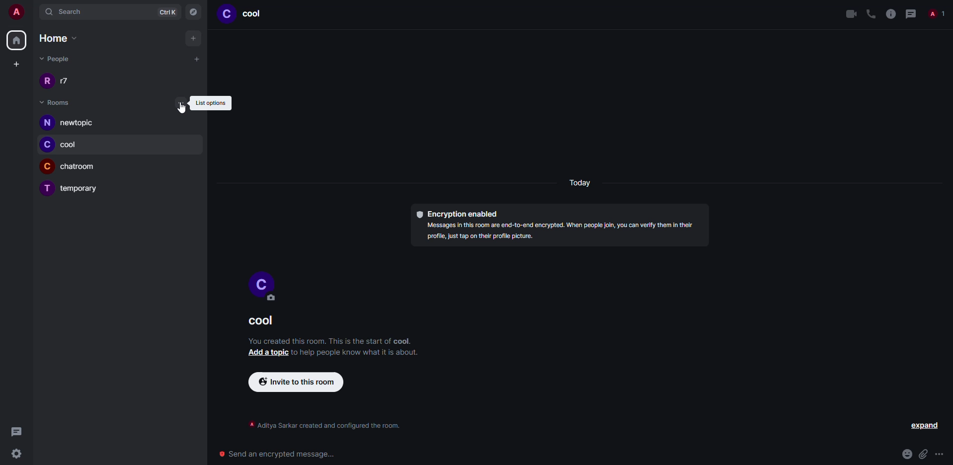 This screenshot has height=465, width=953. I want to click on day, so click(584, 183).